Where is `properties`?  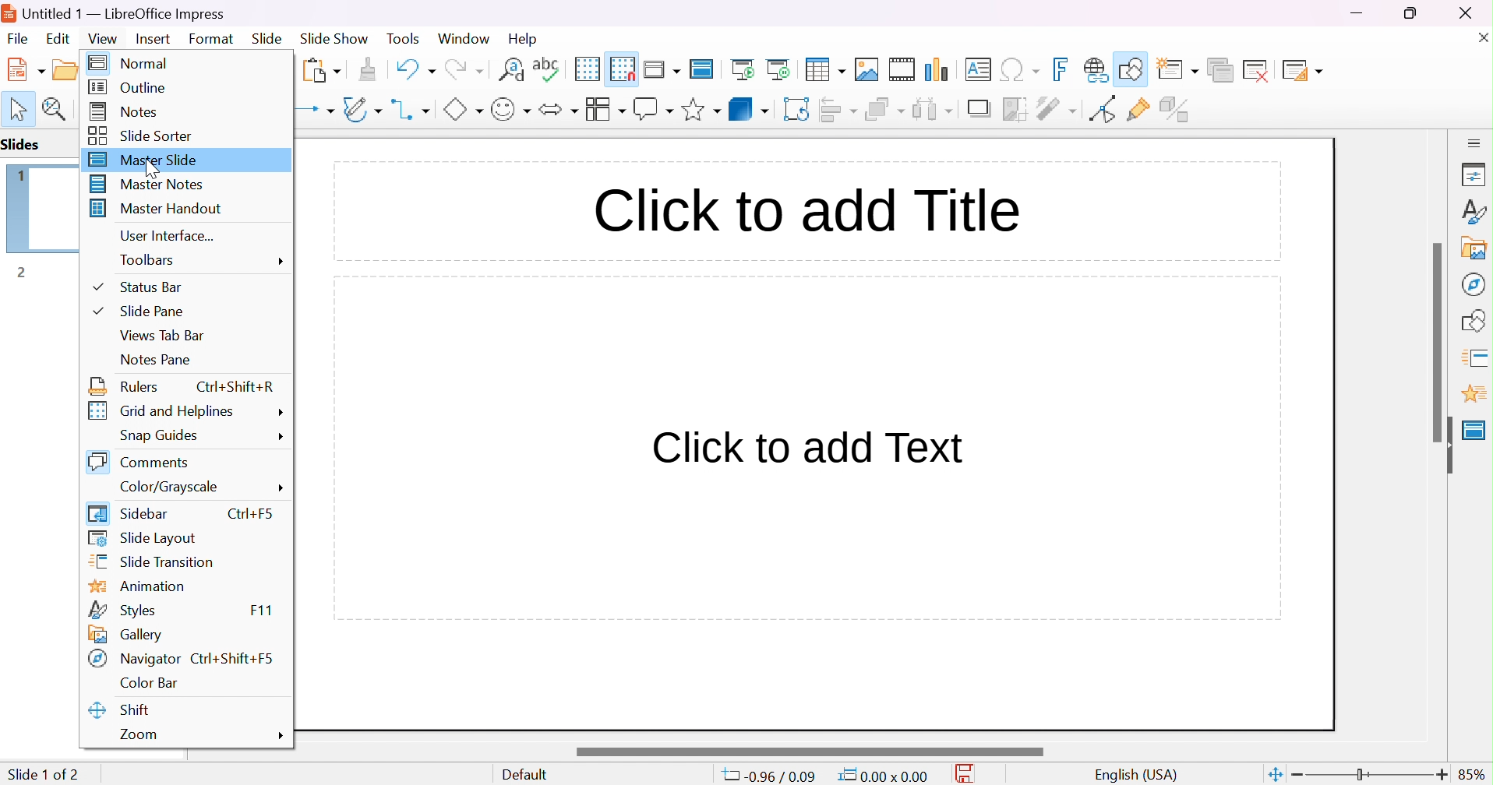
properties is located at coordinates (1474, 176).